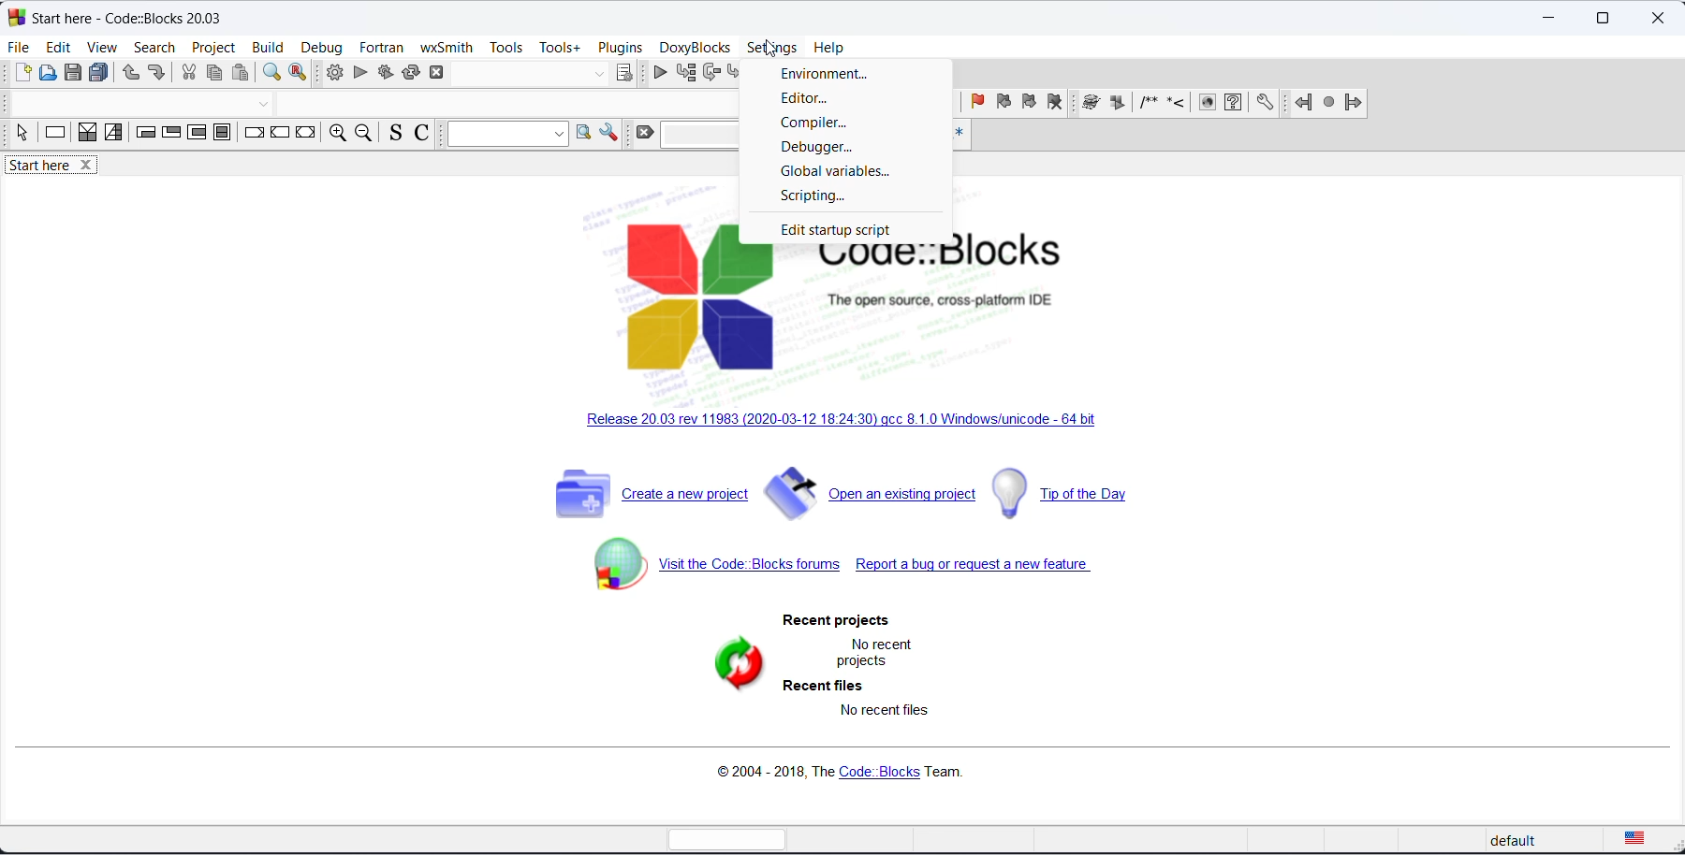 This screenshot has height=855, width=1685. I want to click on debug, so click(325, 47).